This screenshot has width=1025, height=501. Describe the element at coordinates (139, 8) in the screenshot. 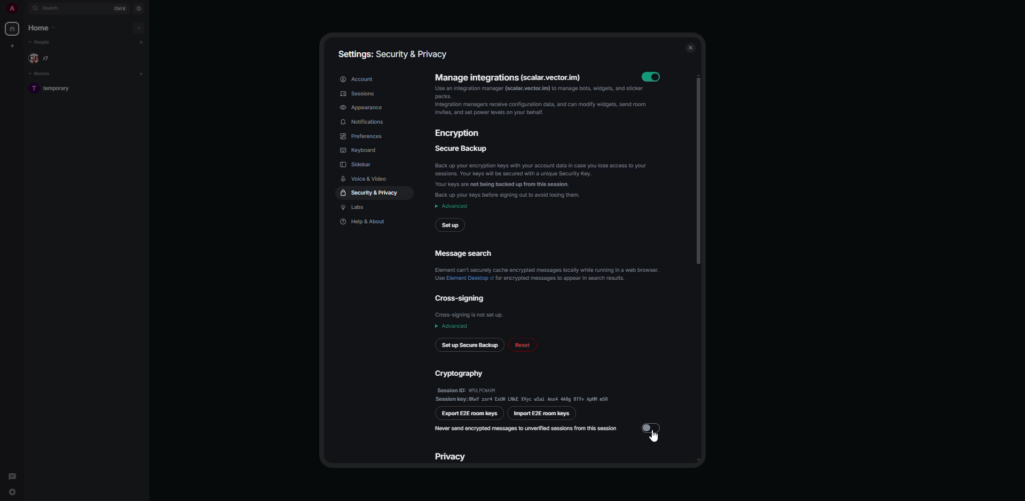

I see `navigator` at that location.